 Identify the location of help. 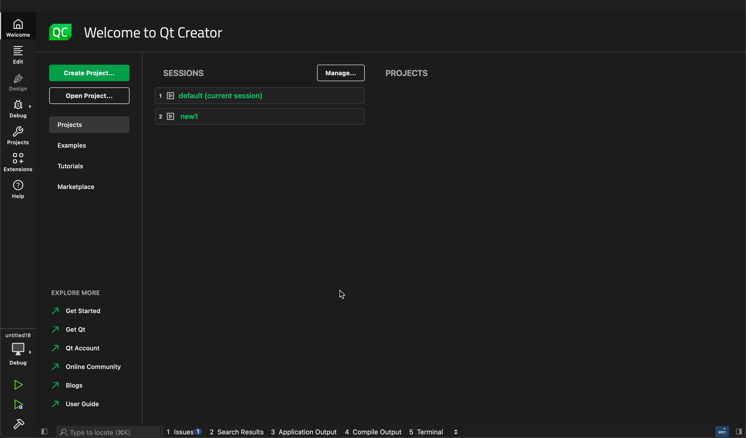
(20, 189).